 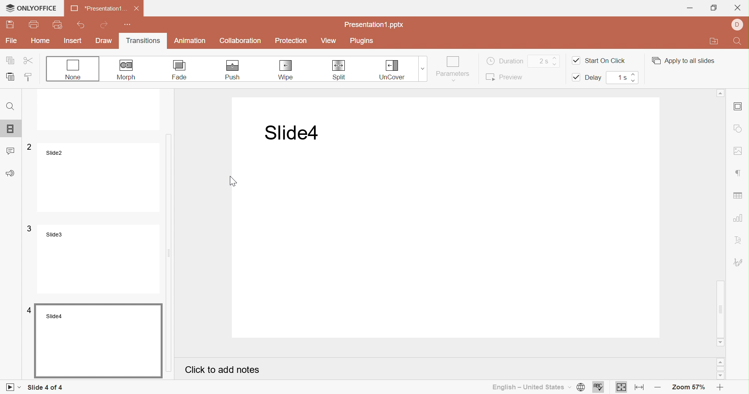 I want to click on None, so click(x=72, y=69).